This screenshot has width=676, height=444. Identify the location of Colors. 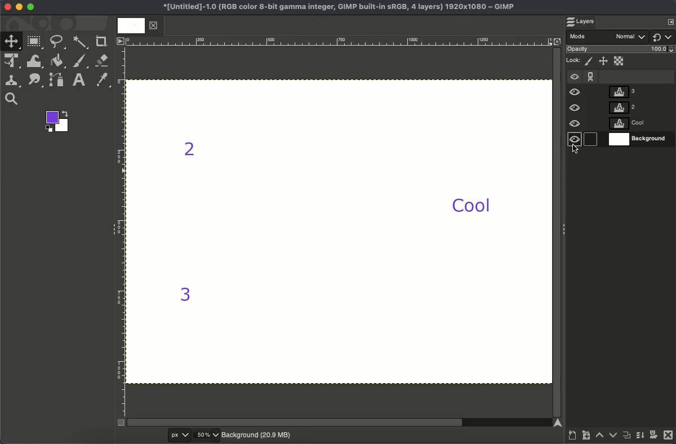
(59, 122).